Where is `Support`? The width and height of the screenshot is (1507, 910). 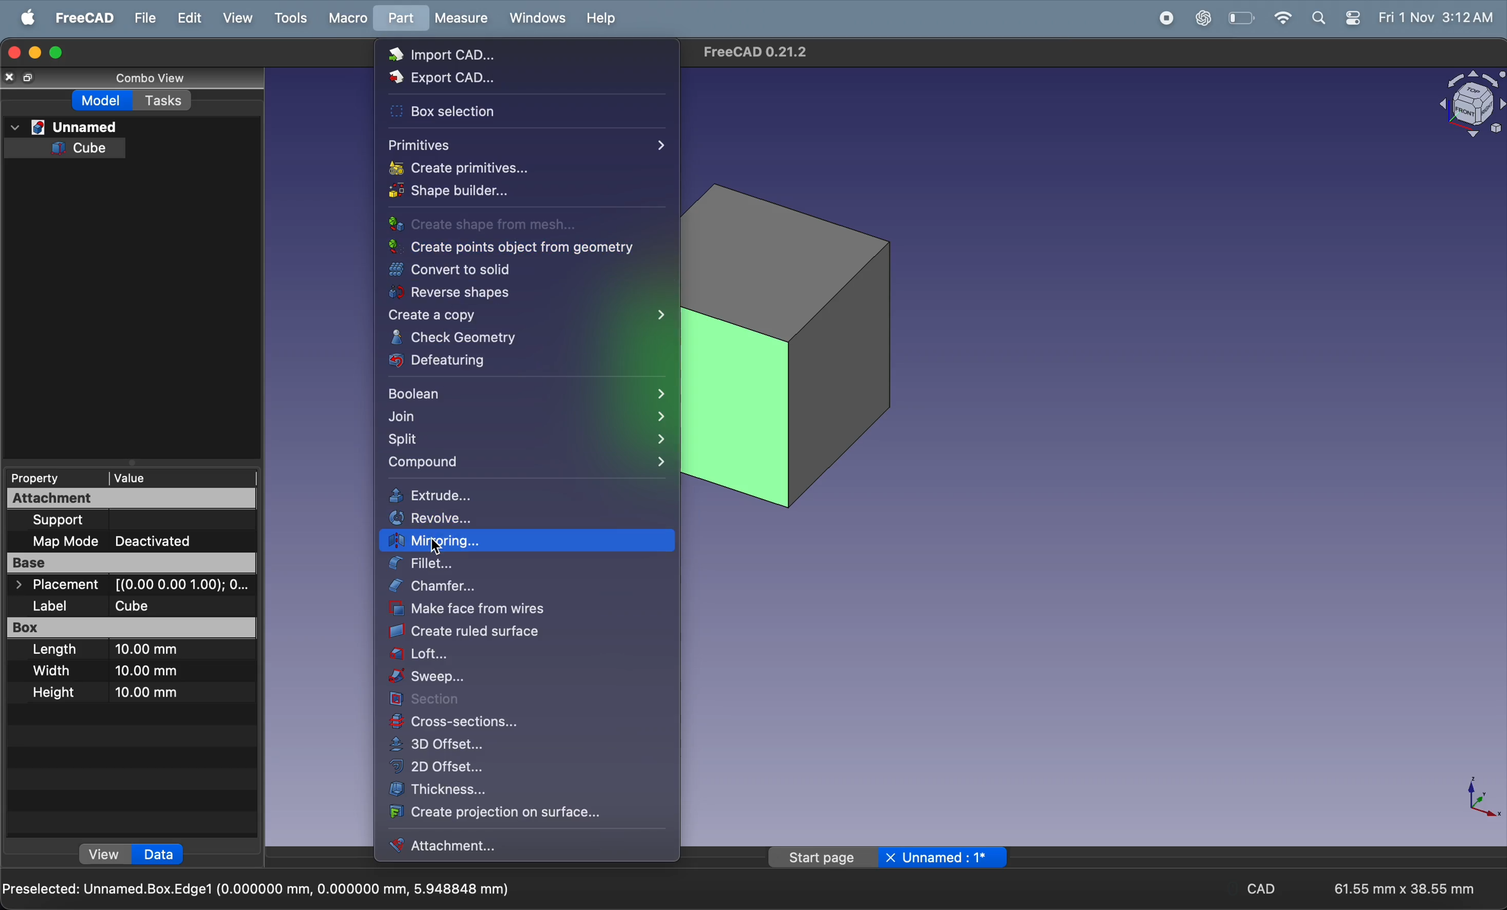
Support is located at coordinates (87, 520).